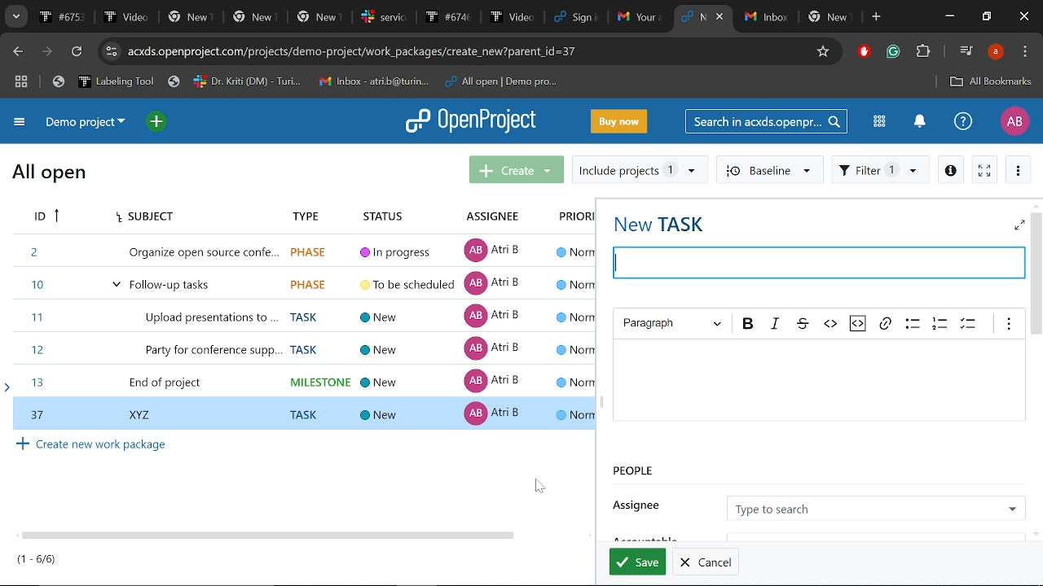 The height and width of the screenshot is (586, 1043). Describe the element at coordinates (728, 473) in the screenshot. I see `people` at that location.